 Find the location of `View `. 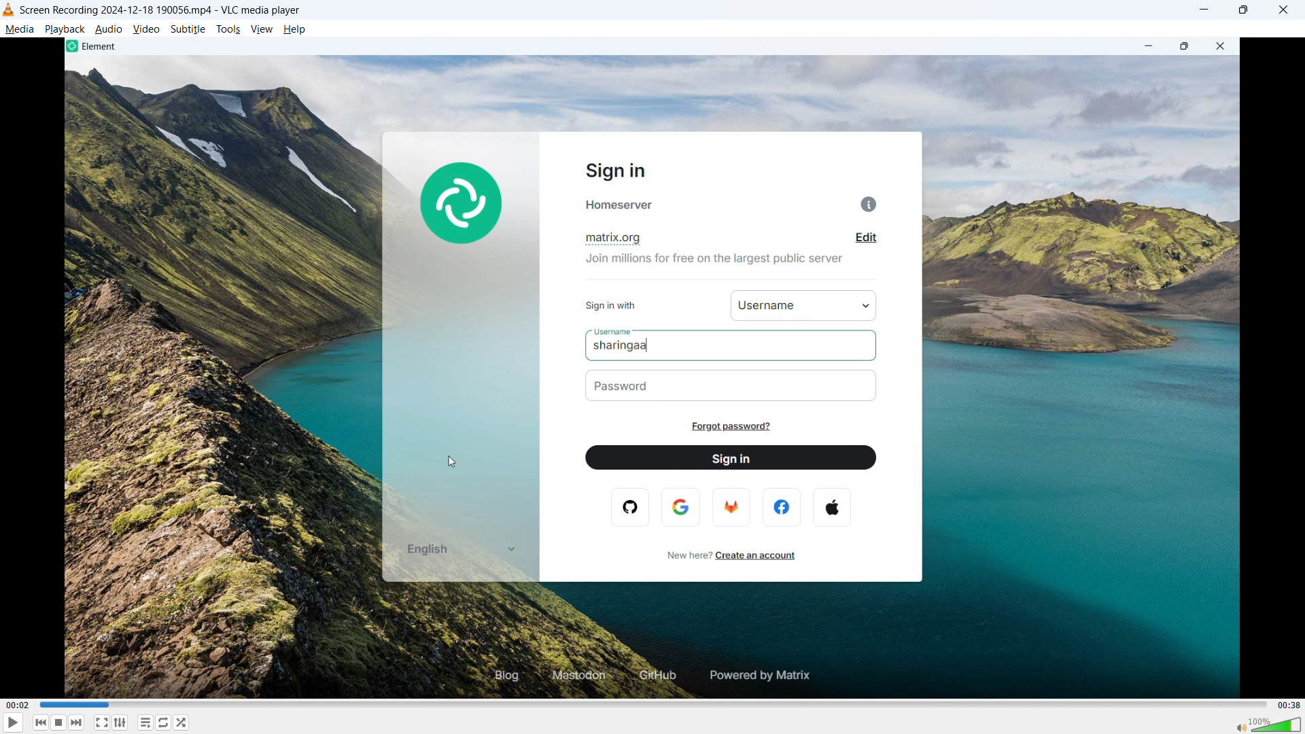

View  is located at coordinates (261, 30).